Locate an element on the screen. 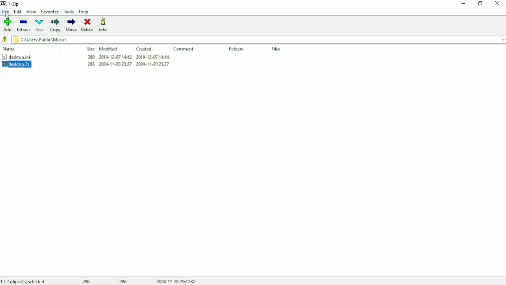 The image size is (506, 285). Created is located at coordinates (145, 49).